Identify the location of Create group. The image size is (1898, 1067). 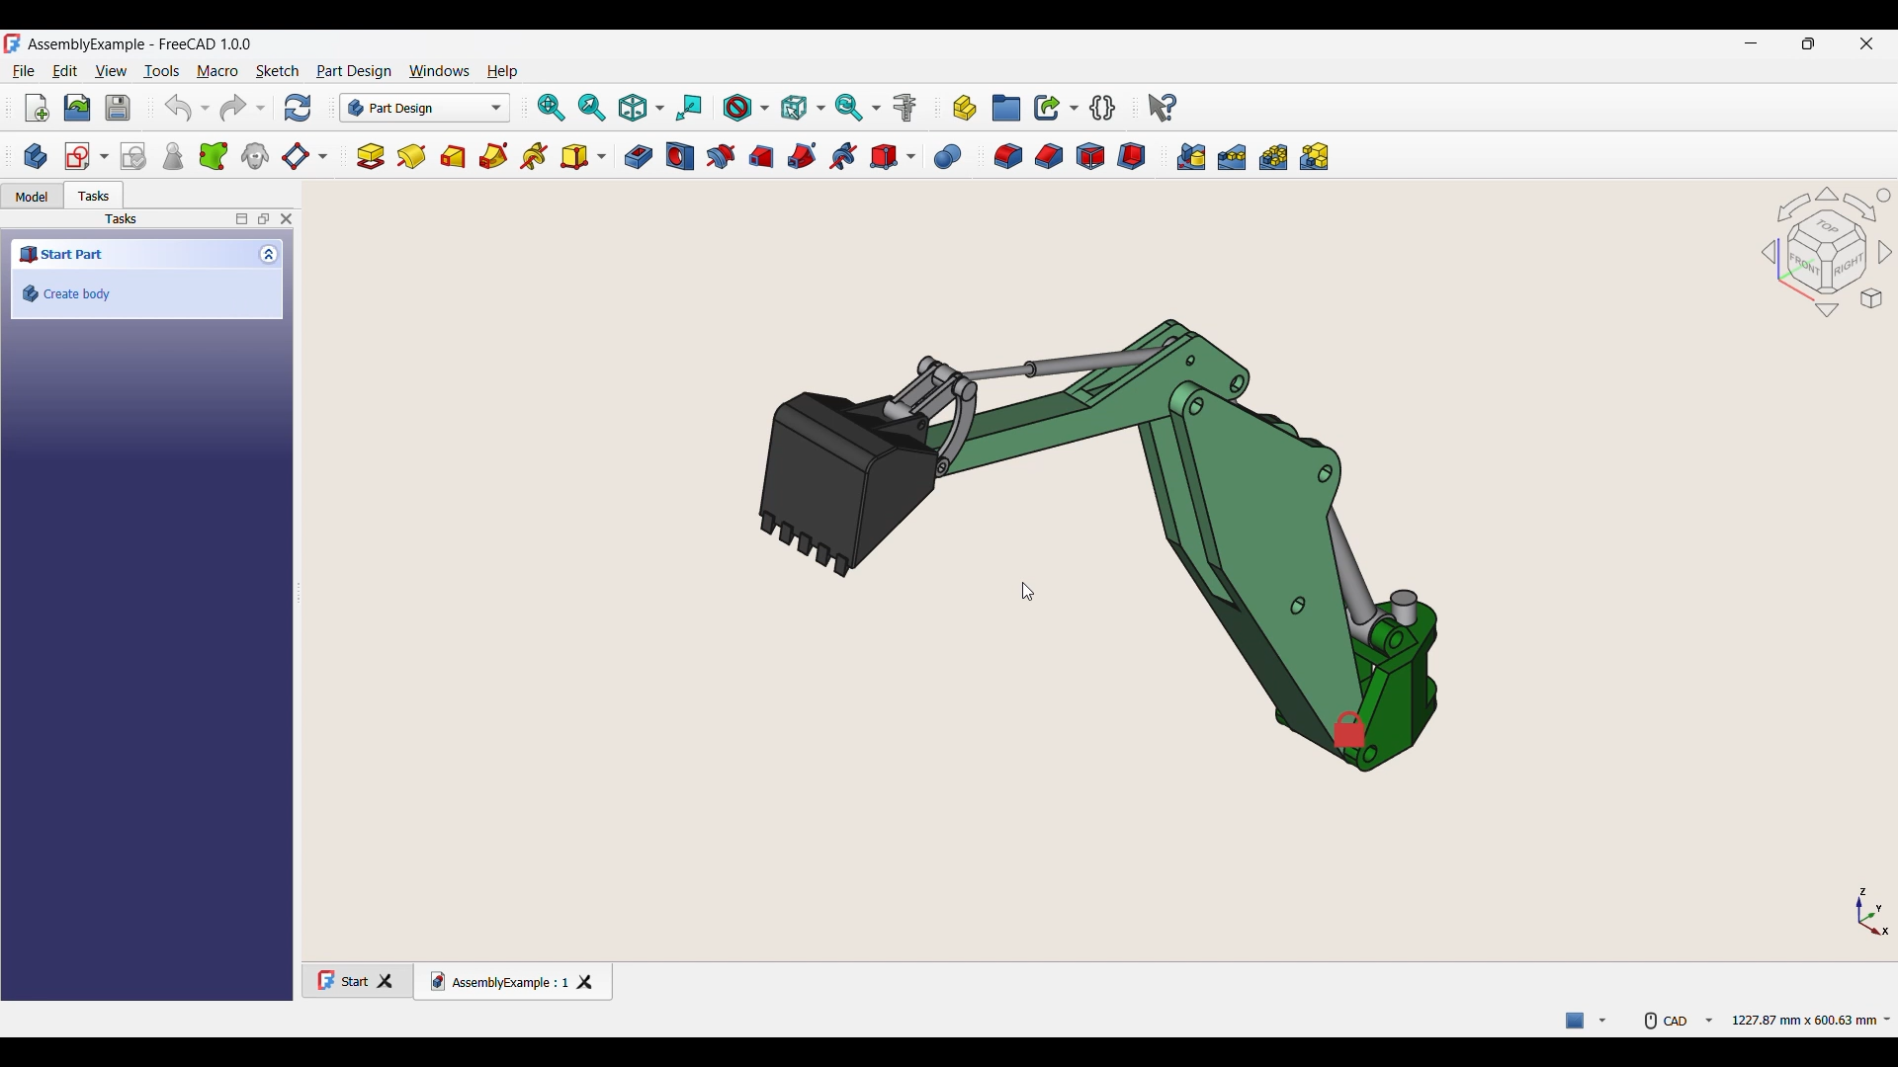
(1007, 108).